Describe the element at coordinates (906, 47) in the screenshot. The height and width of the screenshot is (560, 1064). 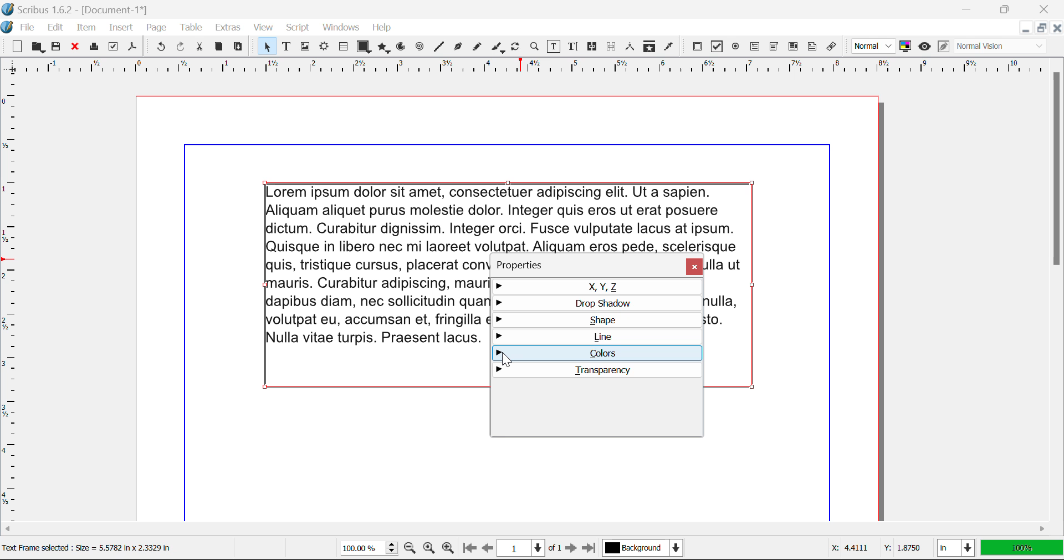
I see `Toggle Color Management` at that location.